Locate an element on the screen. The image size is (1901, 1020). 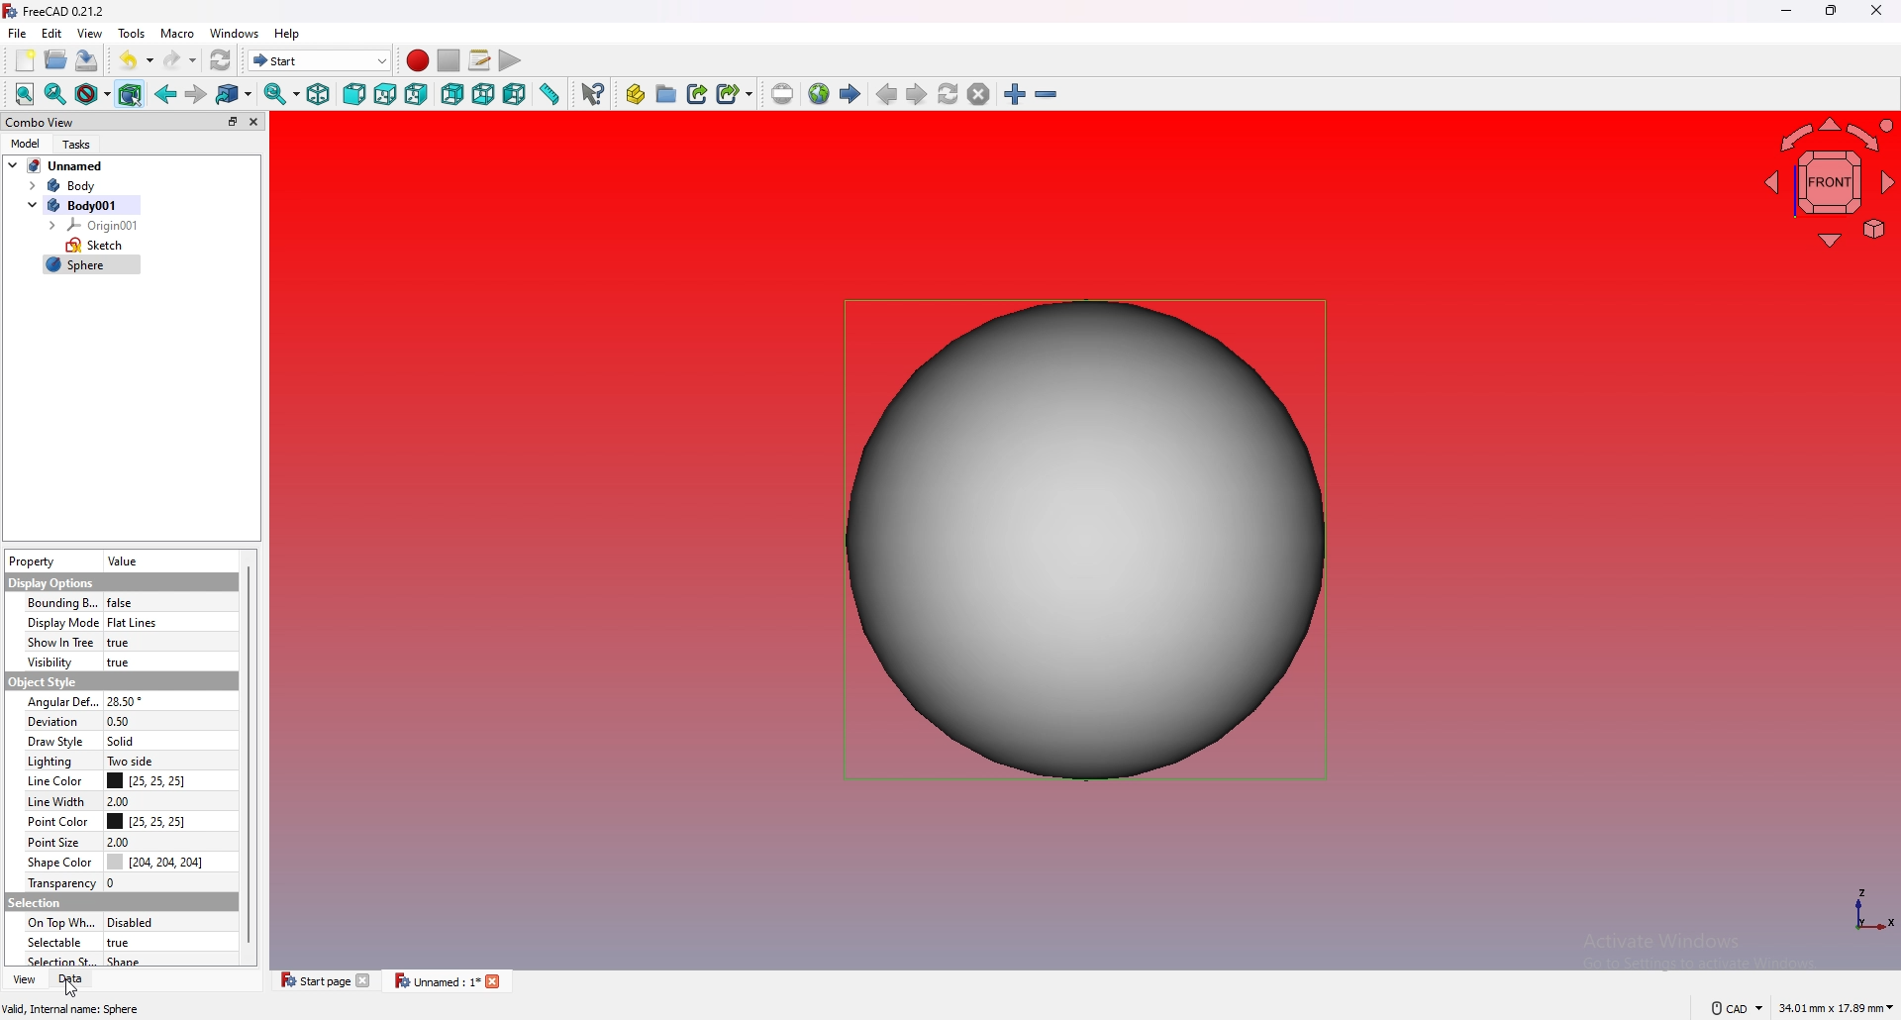
angular deflection is located at coordinates (121, 701).